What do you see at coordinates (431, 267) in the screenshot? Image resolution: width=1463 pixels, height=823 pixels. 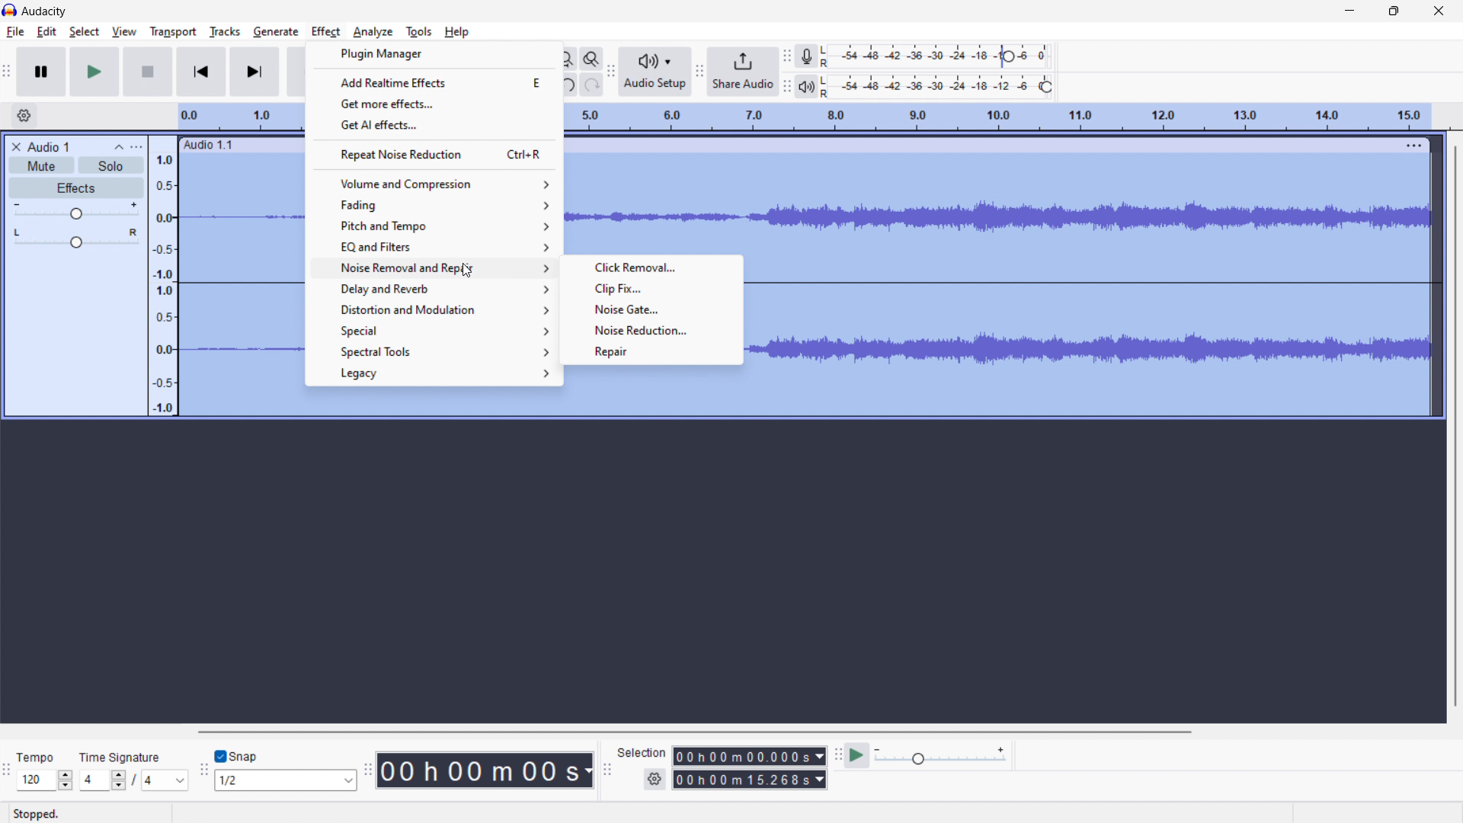 I see `noise removal and repair` at bounding box center [431, 267].